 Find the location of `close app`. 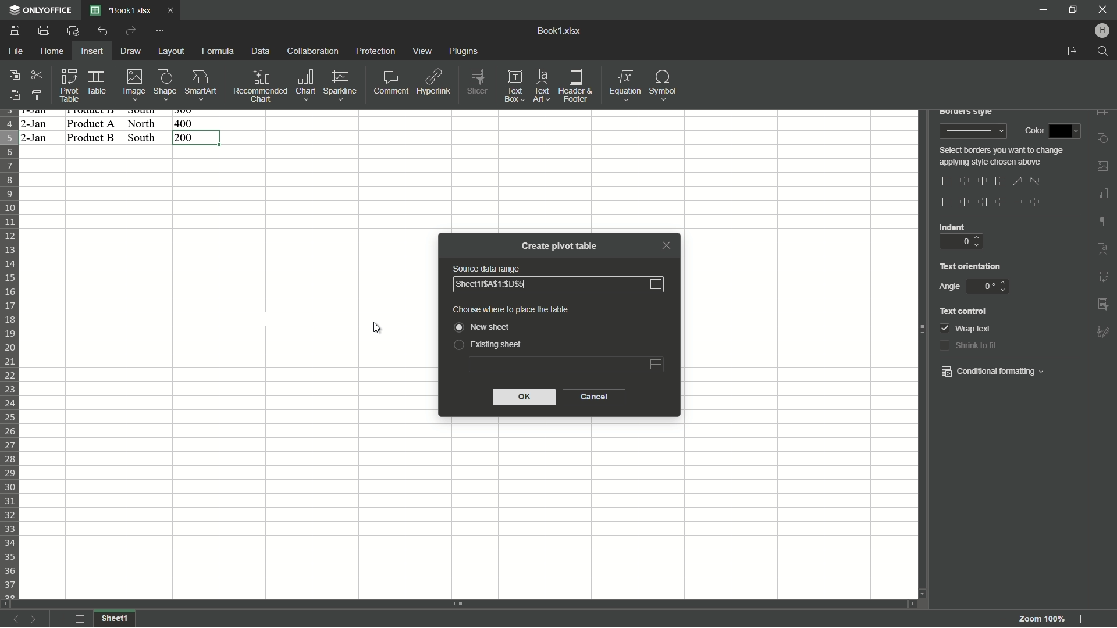

close app is located at coordinates (1102, 10).